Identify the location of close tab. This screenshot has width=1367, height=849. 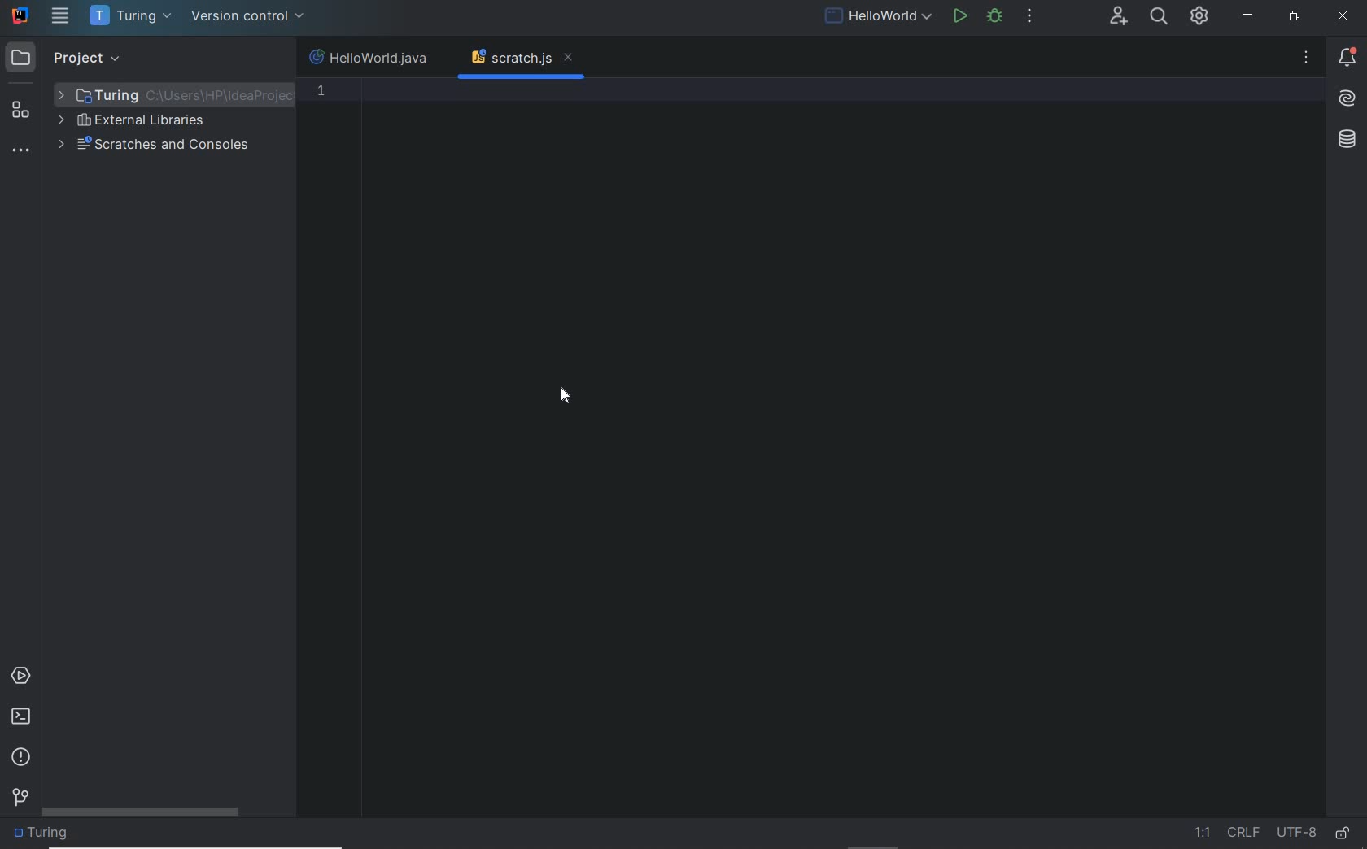
(568, 59).